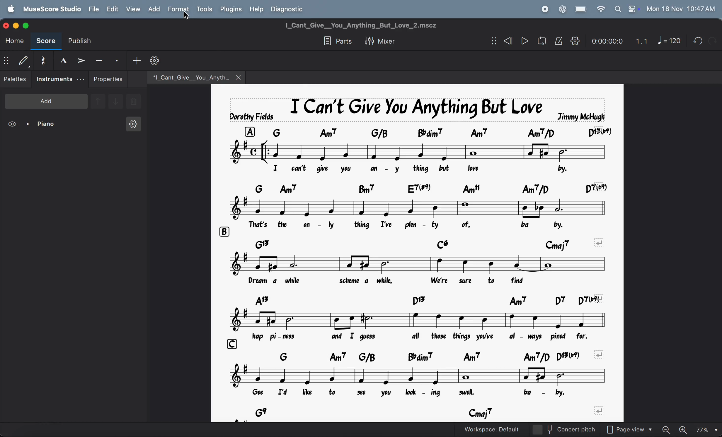 This screenshot has height=437, width=722. What do you see at coordinates (562, 8) in the screenshot?
I see `chatgpt` at bounding box center [562, 8].